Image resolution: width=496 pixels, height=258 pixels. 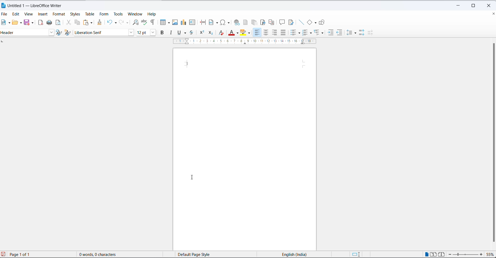 I want to click on text align left, so click(x=257, y=33).